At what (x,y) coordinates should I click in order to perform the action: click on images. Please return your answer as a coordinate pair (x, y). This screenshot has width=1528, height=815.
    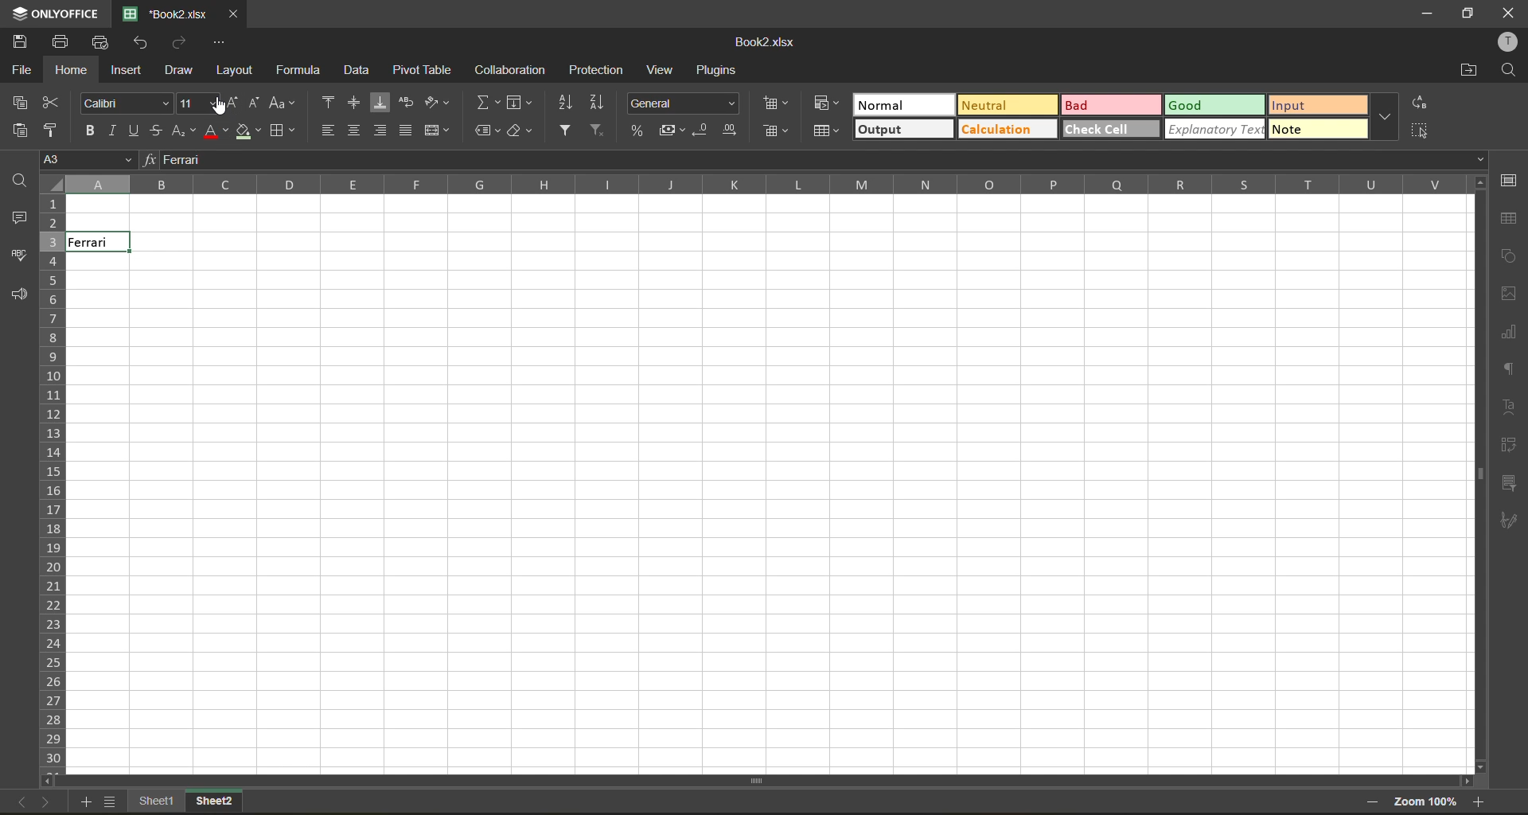
    Looking at the image, I should click on (1510, 294).